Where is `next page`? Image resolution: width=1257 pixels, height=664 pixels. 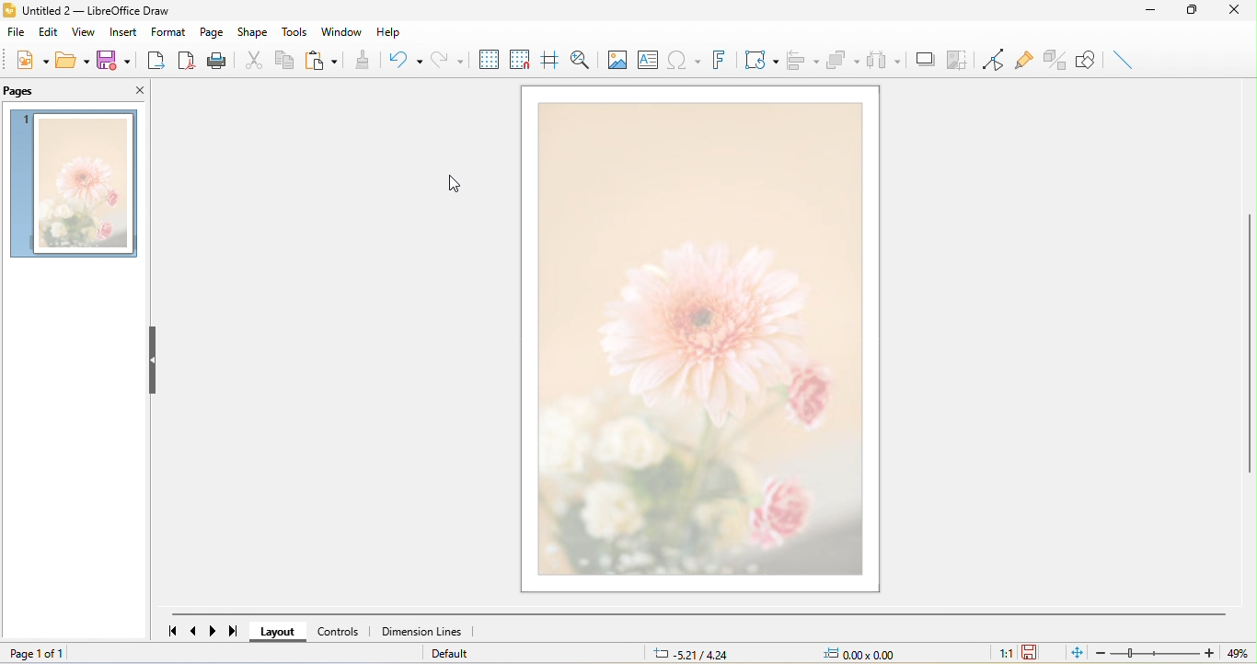
next page is located at coordinates (211, 631).